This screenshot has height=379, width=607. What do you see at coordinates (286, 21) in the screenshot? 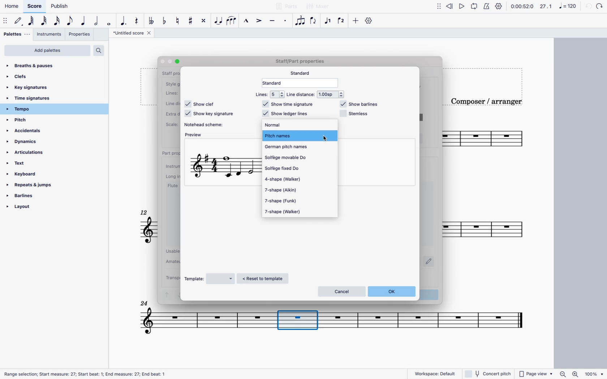
I see `staccato` at bounding box center [286, 21].